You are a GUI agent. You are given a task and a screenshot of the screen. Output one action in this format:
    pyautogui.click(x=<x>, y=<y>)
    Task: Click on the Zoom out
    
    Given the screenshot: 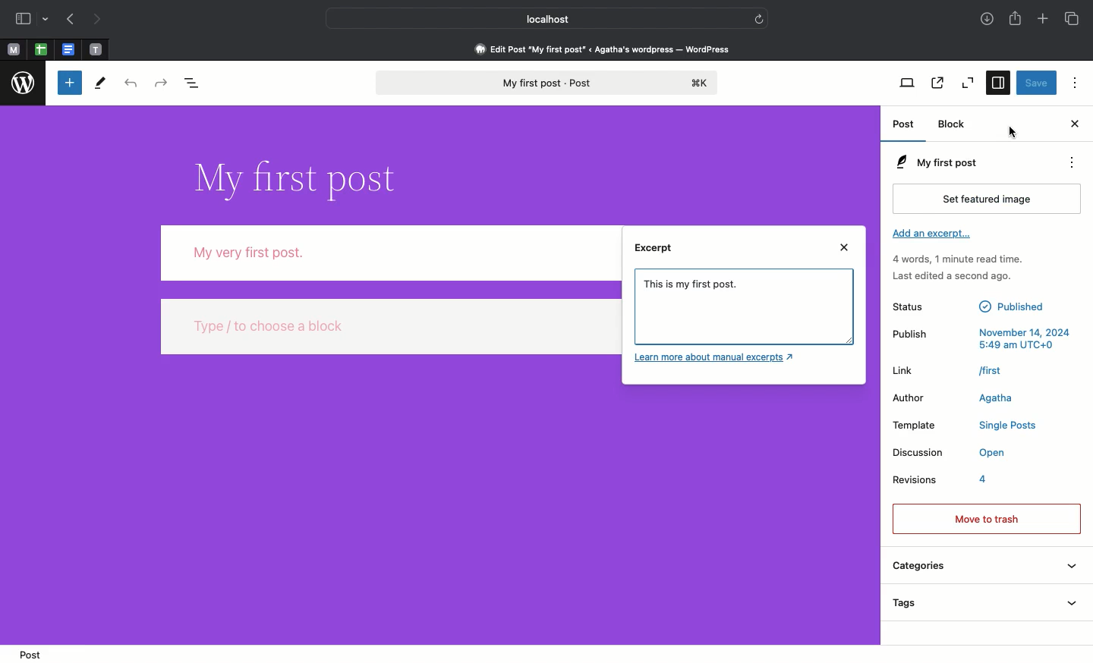 What is the action you would take?
    pyautogui.click(x=969, y=84)
    